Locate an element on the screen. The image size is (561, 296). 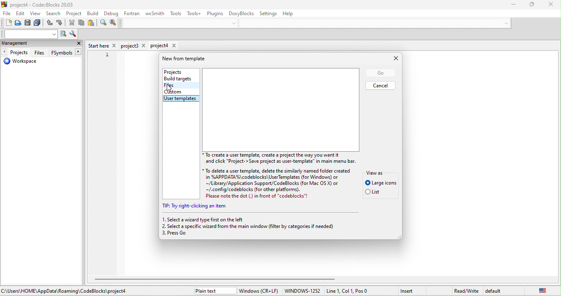
cancel is located at coordinates (381, 85).